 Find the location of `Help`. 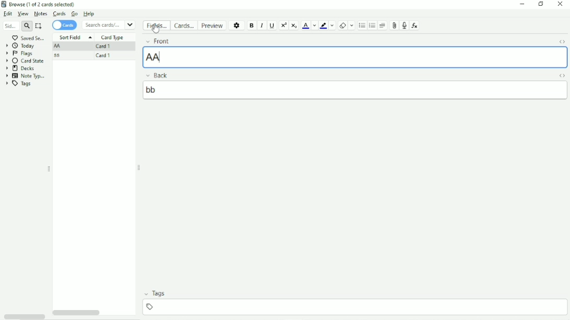

Help is located at coordinates (92, 14).